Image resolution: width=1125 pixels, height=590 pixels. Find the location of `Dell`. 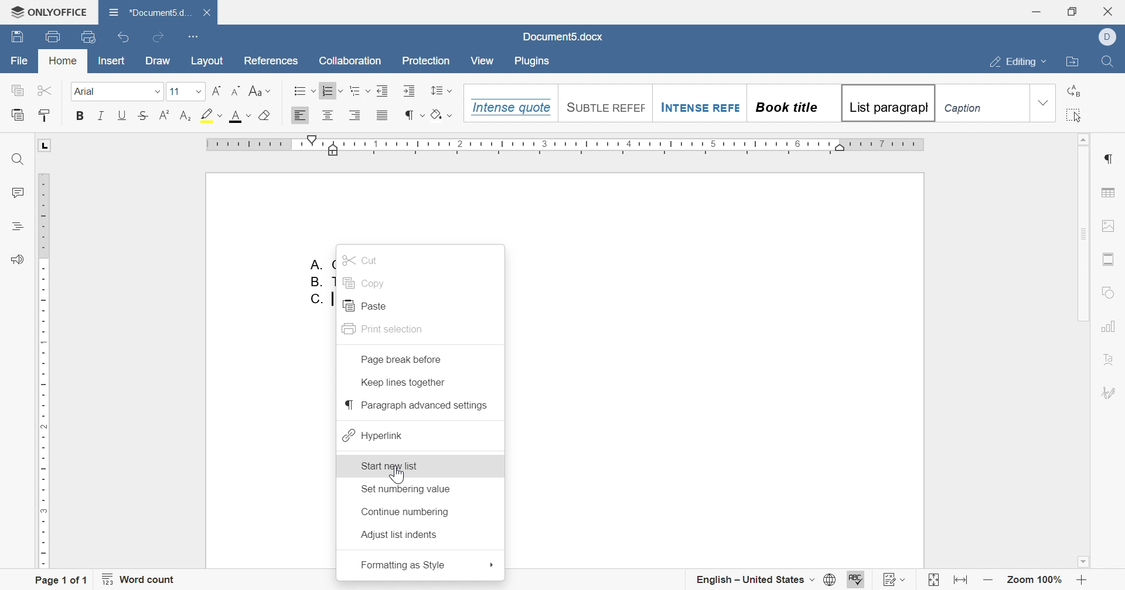

Dell is located at coordinates (1110, 36).